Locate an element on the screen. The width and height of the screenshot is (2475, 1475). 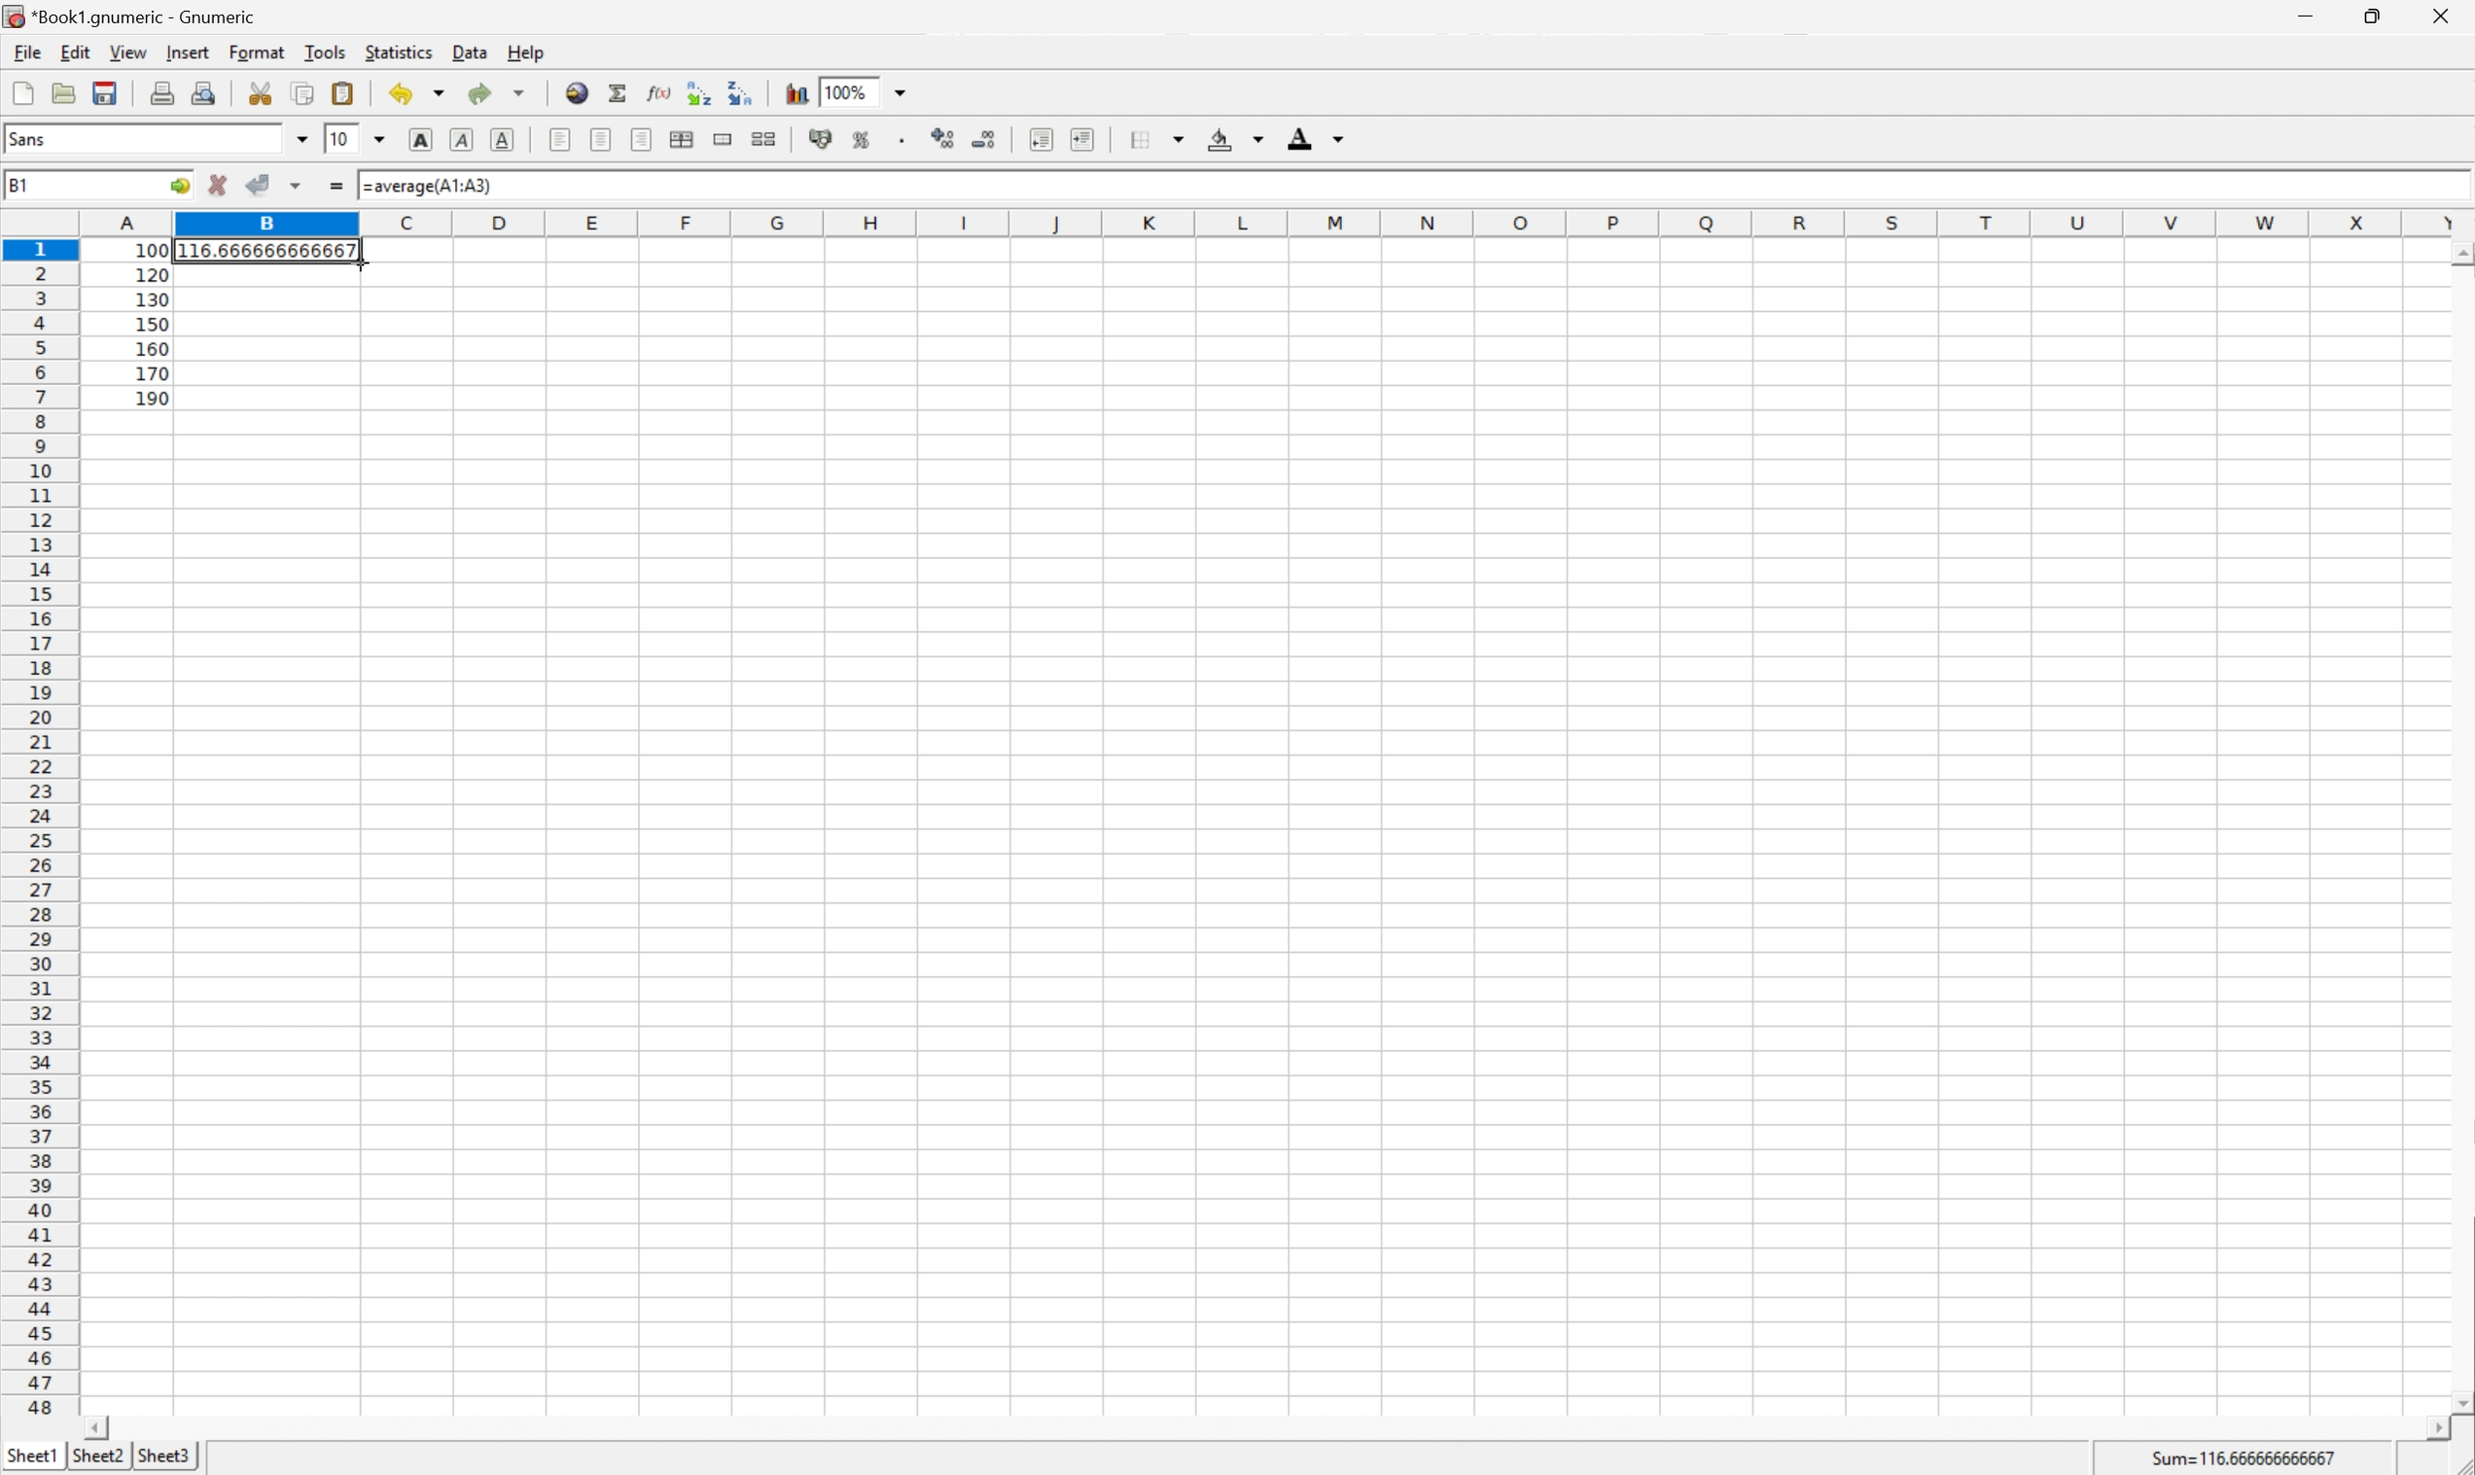
File is located at coordinates (27, 53).